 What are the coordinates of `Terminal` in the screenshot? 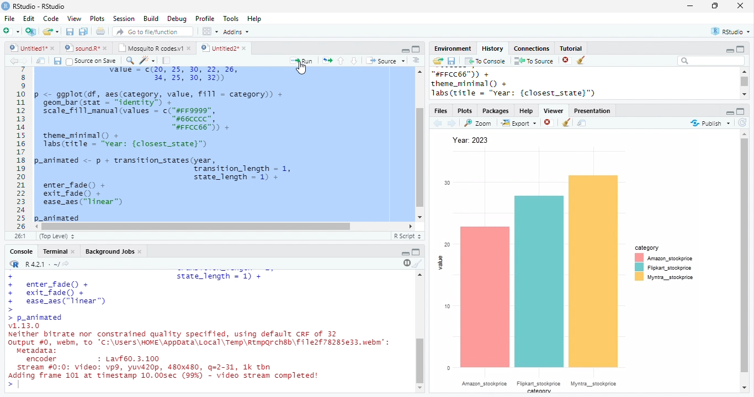 It's located at (54, 251).